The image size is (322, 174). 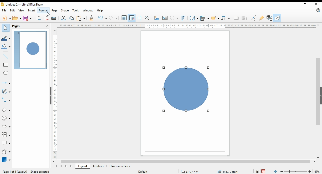 I want to click on ellipse, so click(x=6, y=73).